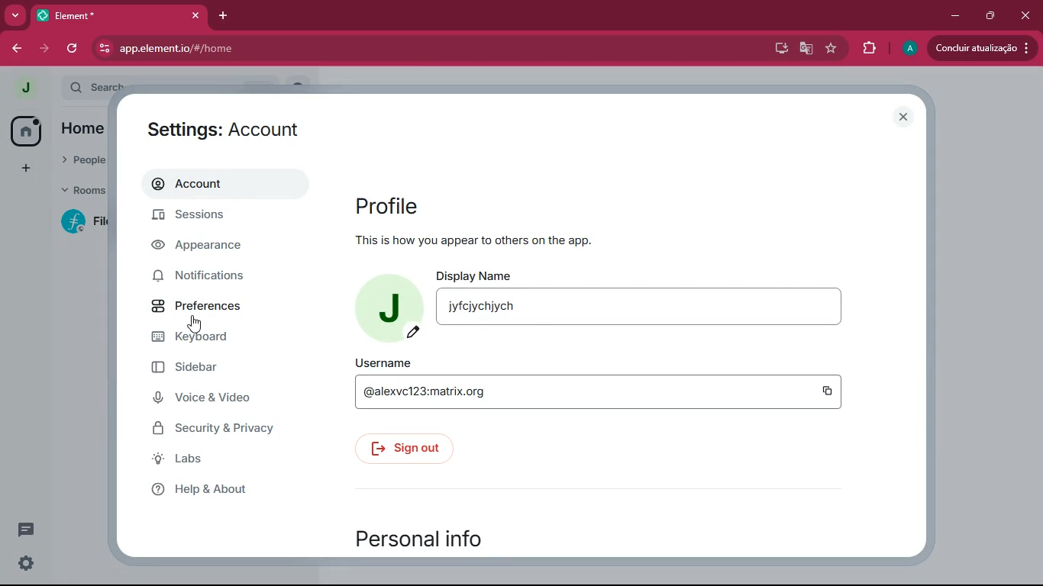  Describe the element at coordinates (390, 308) in the screenshot. I see `j` at that location.